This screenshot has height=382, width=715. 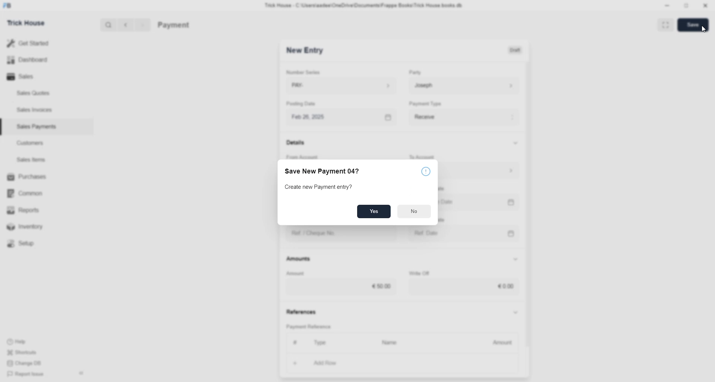 I want to click on Sales Payments, so click(x=38, y=127).